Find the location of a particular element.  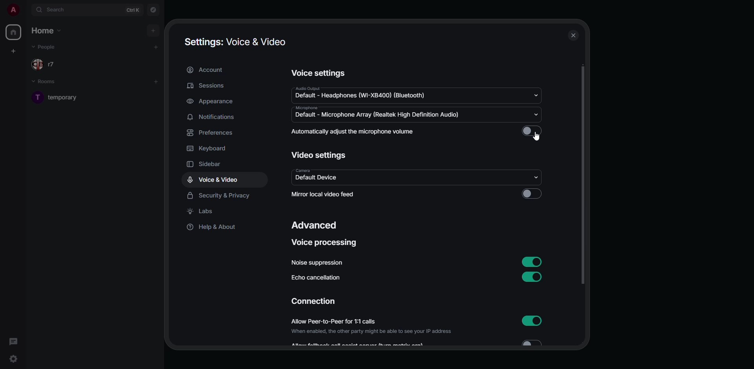

security & privacy is located at coordinates (220, 195).